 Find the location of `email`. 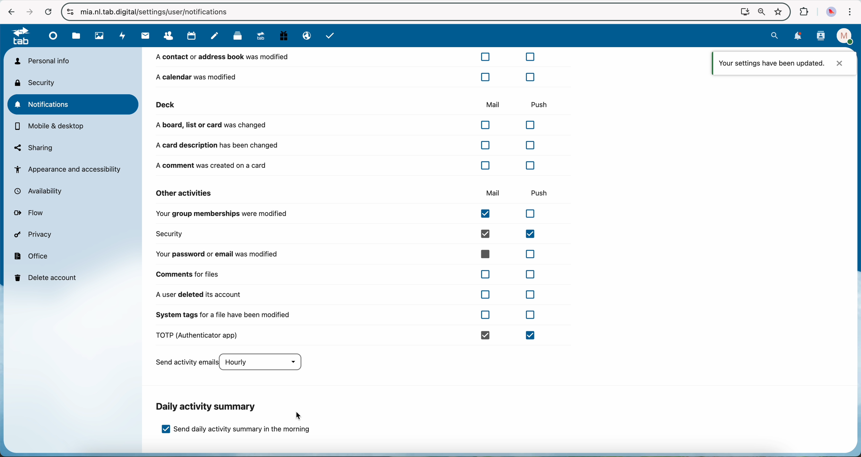

email is located at coordinates (305, 36).